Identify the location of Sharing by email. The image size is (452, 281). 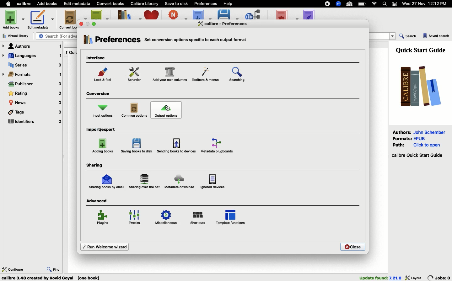
(106, 182).